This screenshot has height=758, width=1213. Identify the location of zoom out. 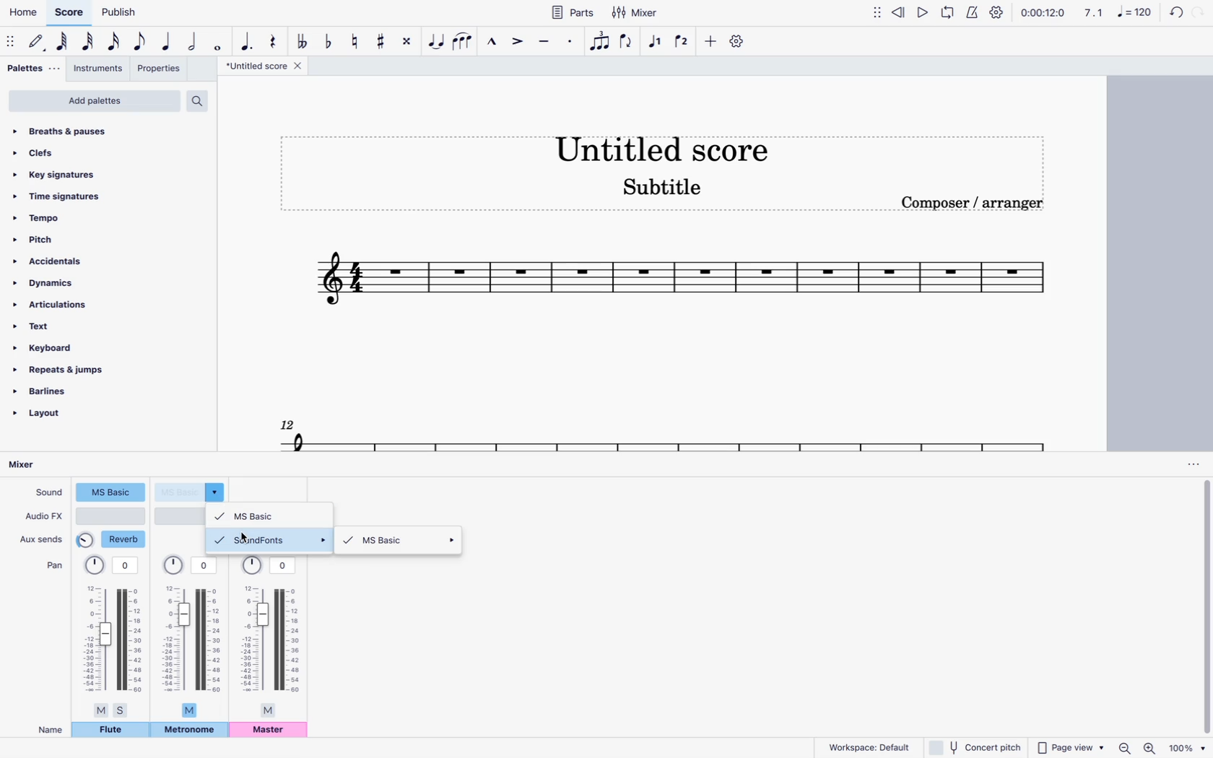
(1124, 747).